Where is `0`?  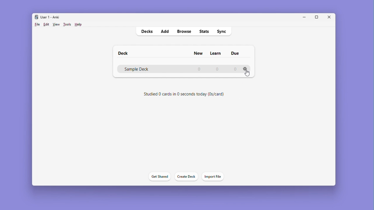
0 is located at coordinates (217, 69).